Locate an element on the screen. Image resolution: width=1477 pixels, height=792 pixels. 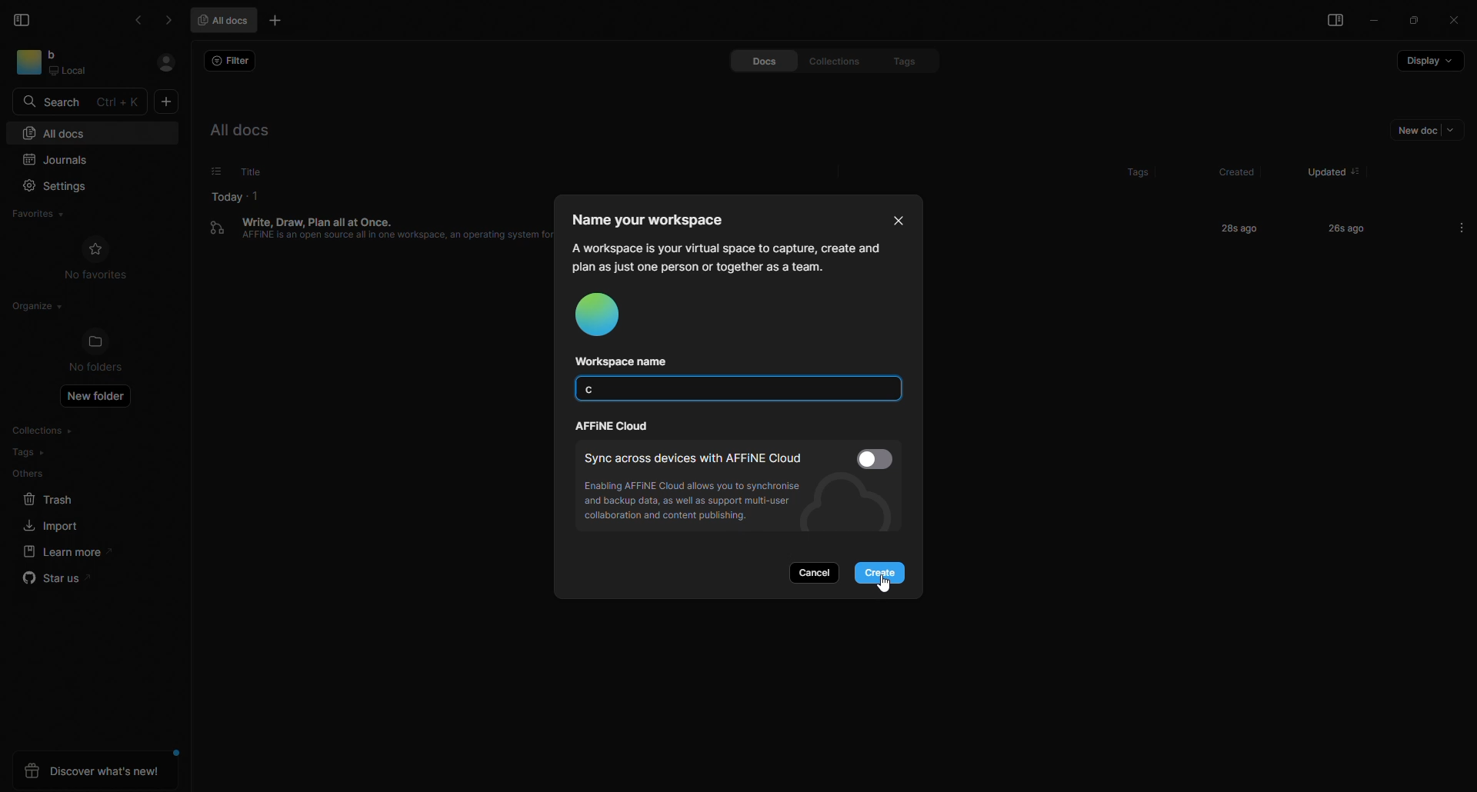
cloud is located at coordinates (615, 427).